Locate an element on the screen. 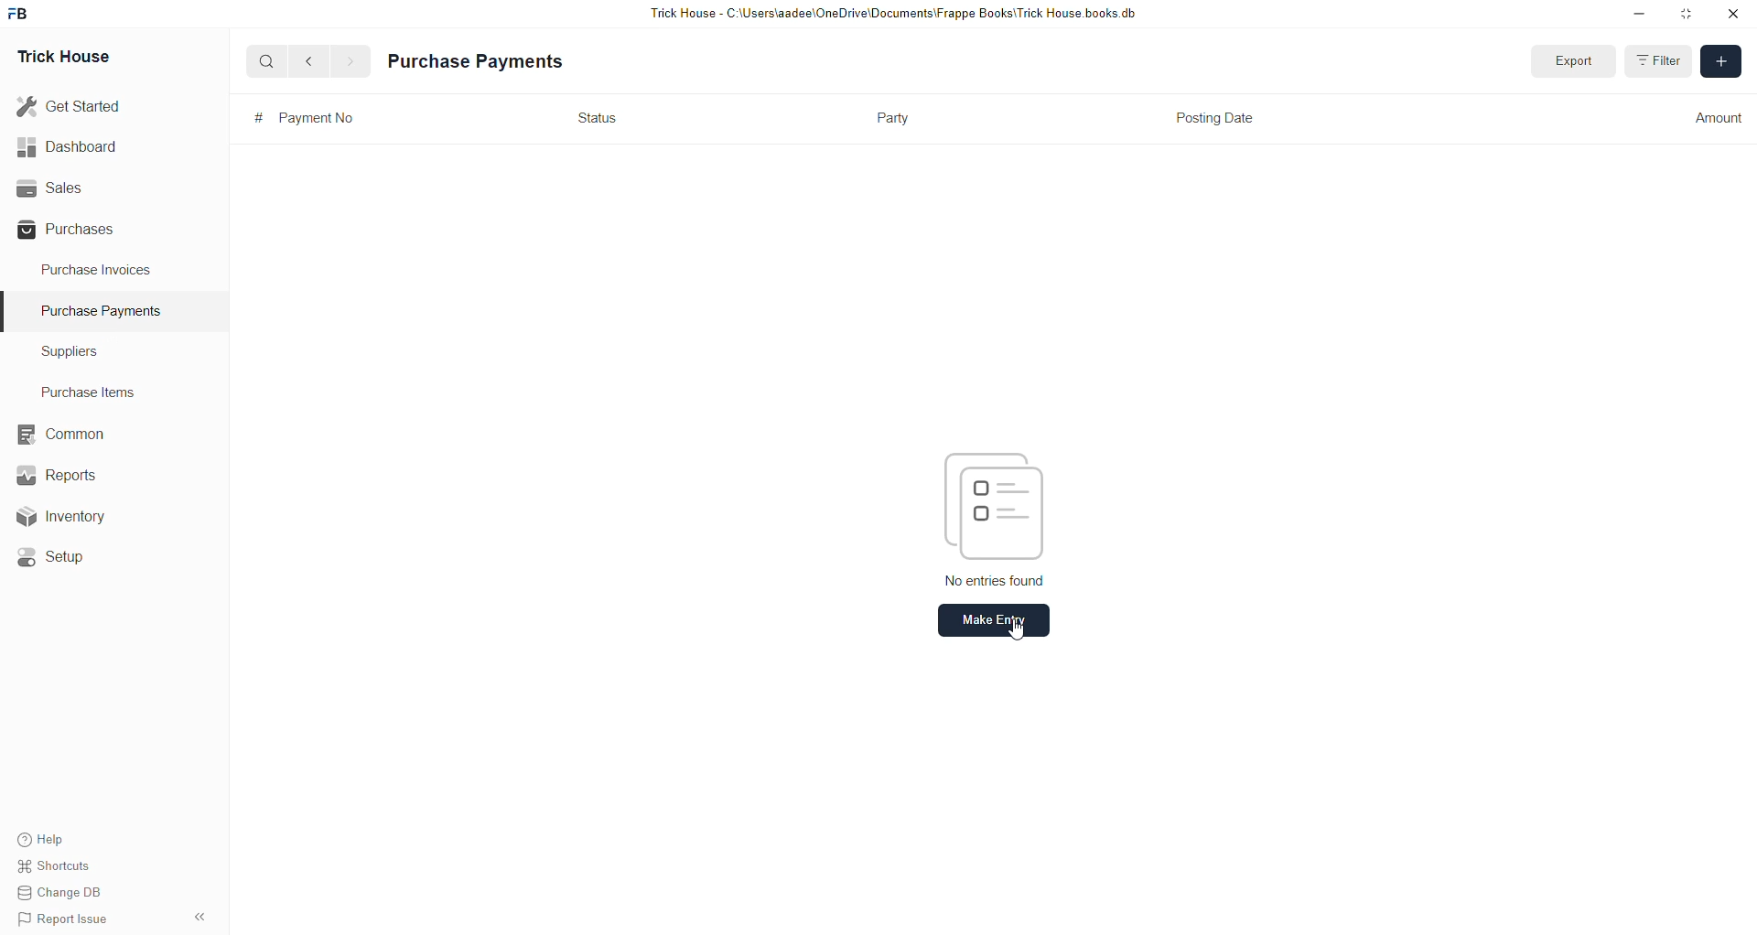 This screenshot has width=1757, height=935. close is located at coordinates (1733, 14).